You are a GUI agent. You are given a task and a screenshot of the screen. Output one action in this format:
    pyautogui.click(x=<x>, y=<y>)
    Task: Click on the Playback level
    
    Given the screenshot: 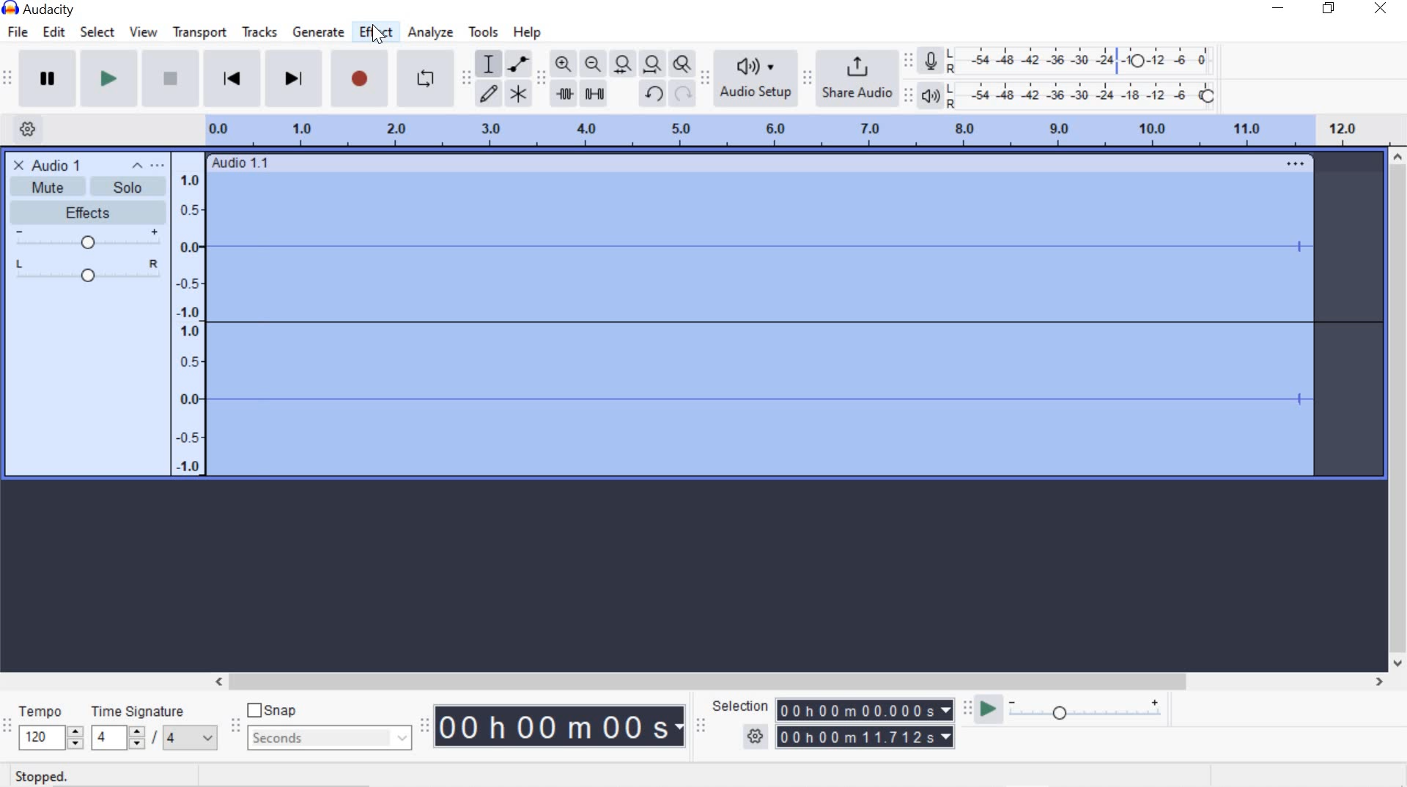 What is the action you would take?
    pyautogui.click(x=1087, y=95)
    